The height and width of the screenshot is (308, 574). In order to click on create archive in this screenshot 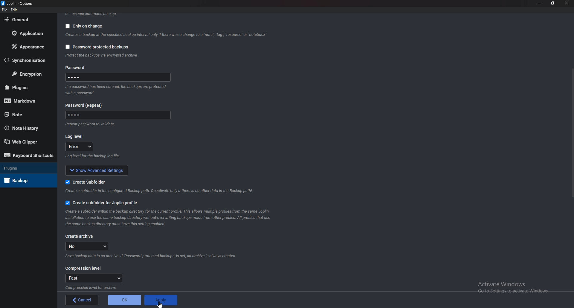, I will do `click(80, 237)`.